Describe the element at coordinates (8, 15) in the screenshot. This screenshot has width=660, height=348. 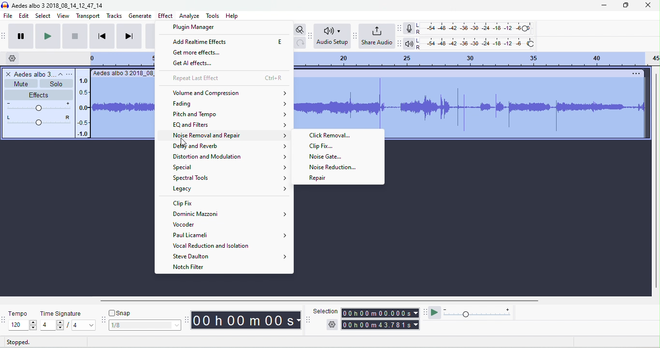
I see `file` at that location.